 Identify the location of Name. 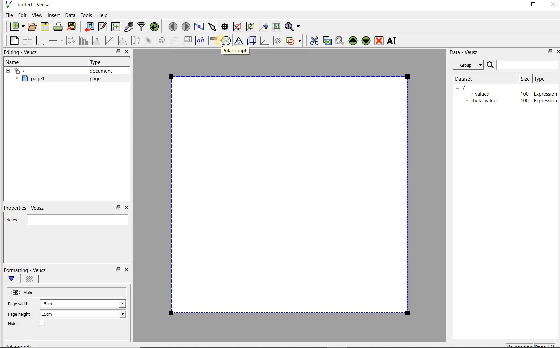
(15, 62).